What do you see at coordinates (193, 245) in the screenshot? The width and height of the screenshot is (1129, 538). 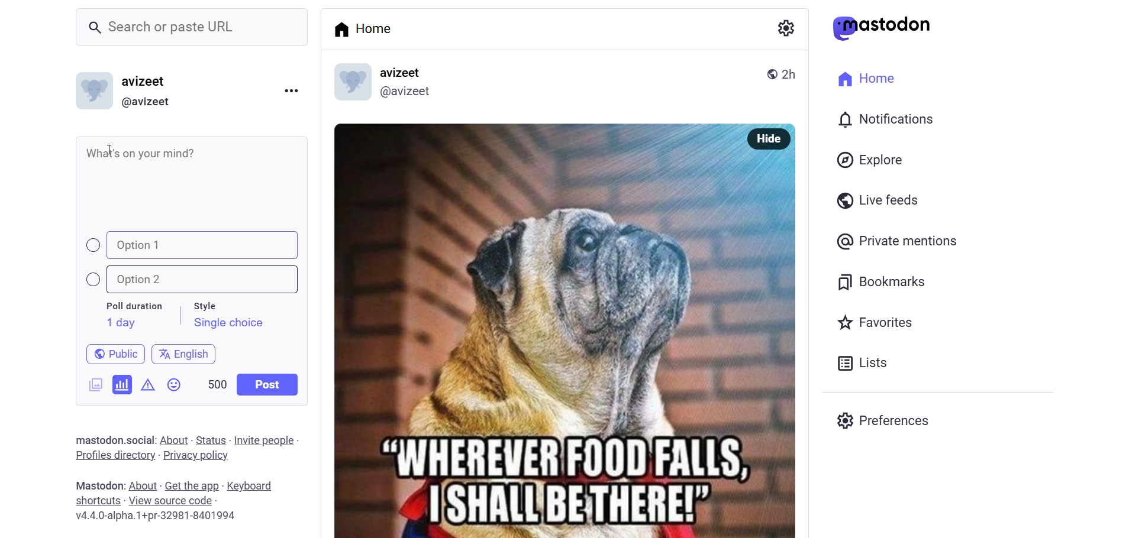 I see `option 1` at bounding box center [193, 245].